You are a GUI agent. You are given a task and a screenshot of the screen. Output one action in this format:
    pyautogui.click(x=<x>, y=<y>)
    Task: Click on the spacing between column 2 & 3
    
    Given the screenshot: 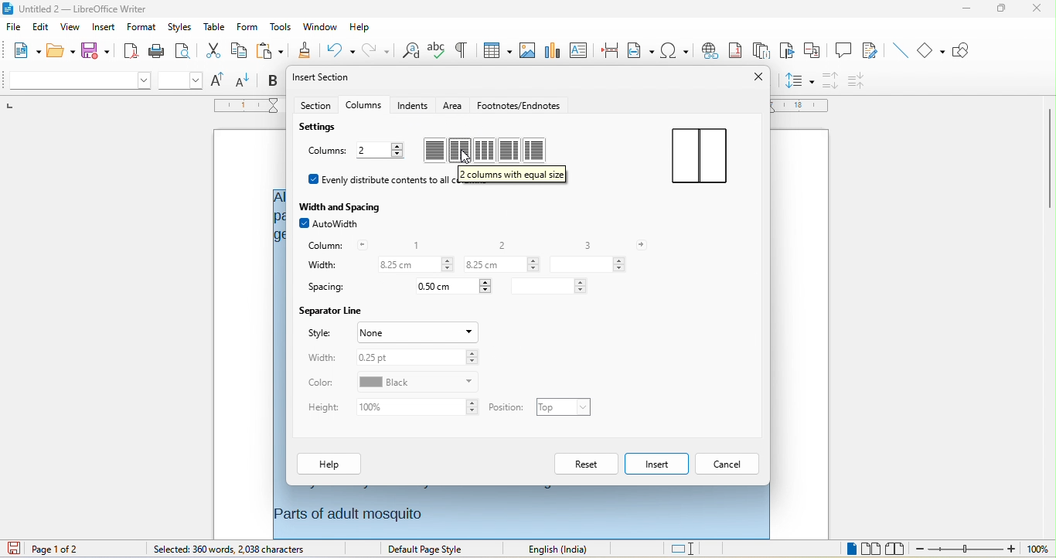 What is the action you would take?
    pyautogui.click(x=550, y=286)
    